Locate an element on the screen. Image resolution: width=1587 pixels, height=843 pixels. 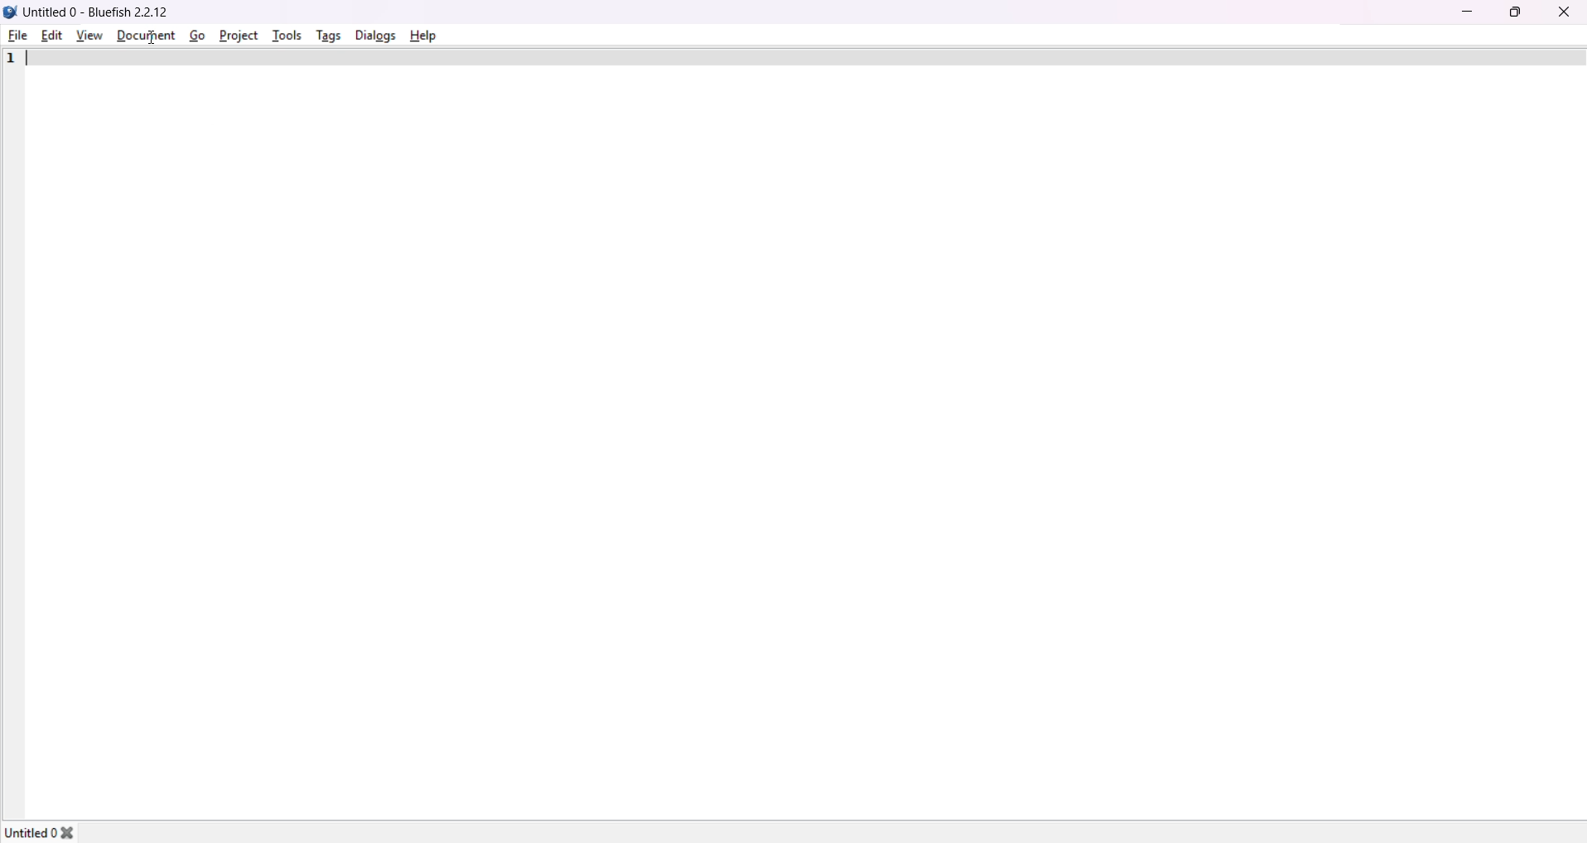
untitled 0 is located at coordinates (31, 830).